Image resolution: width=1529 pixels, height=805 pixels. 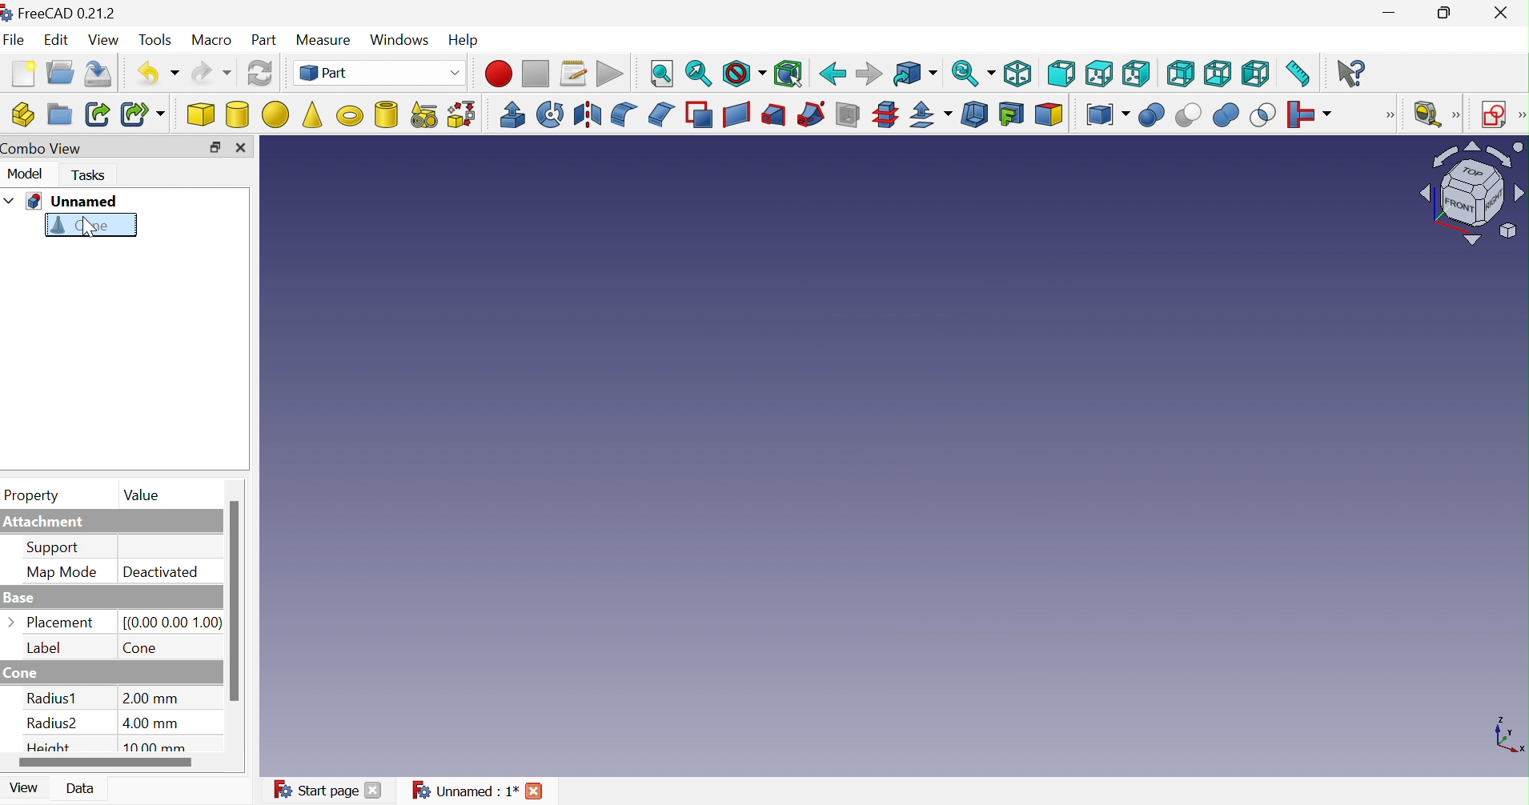 What do you see at coordinates (499, 74) in the screenshot?
I see `Macro recording` at bounding box center [499, 74].